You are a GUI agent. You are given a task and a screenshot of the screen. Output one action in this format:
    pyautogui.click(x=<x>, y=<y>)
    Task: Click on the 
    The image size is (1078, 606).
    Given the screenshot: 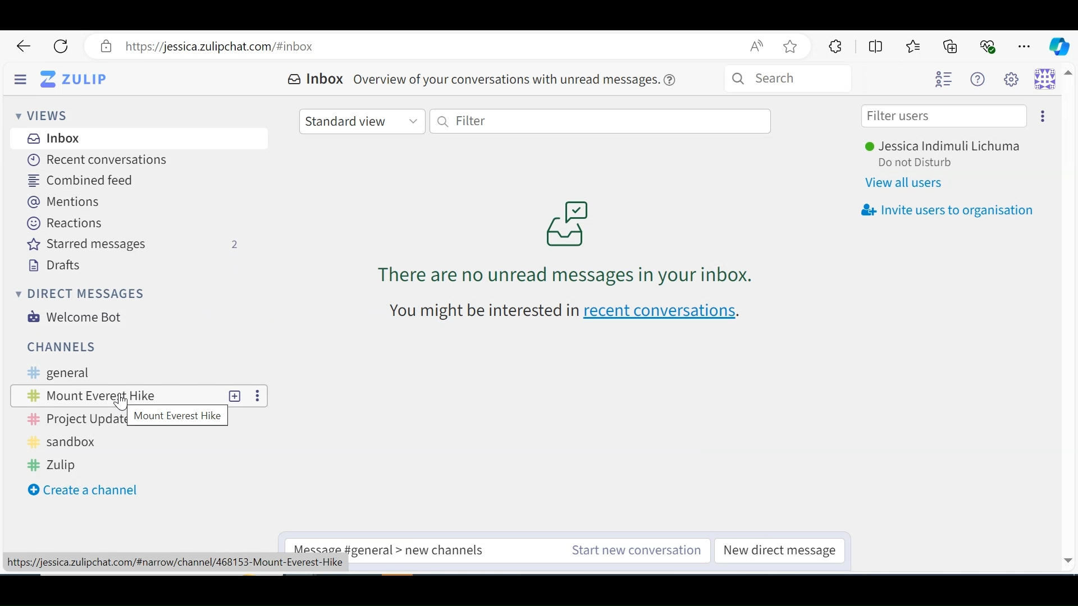 What is the action you would take?
    pyautogui.click(x=1063, y=45)
    